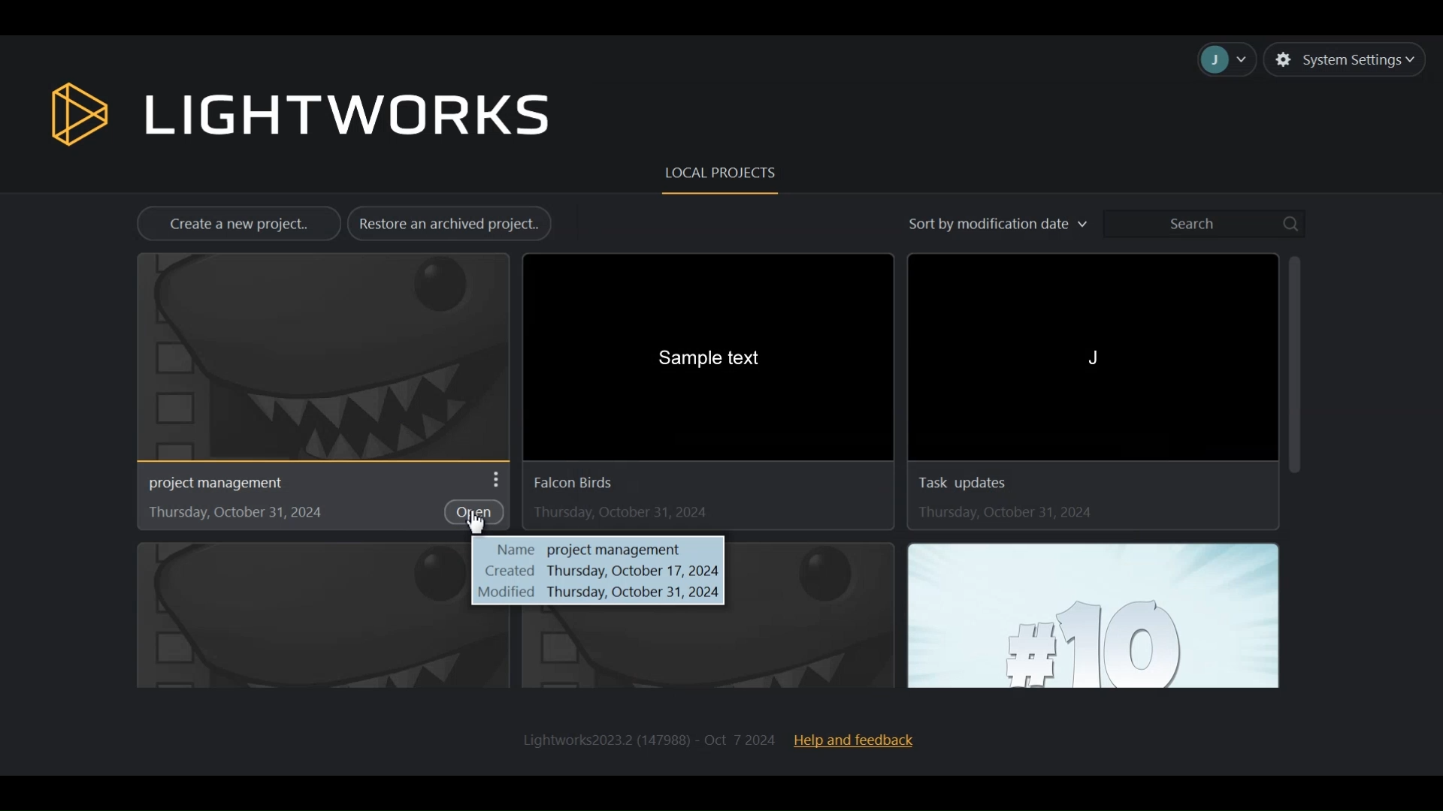  I want to click on created, so click(603, 571).